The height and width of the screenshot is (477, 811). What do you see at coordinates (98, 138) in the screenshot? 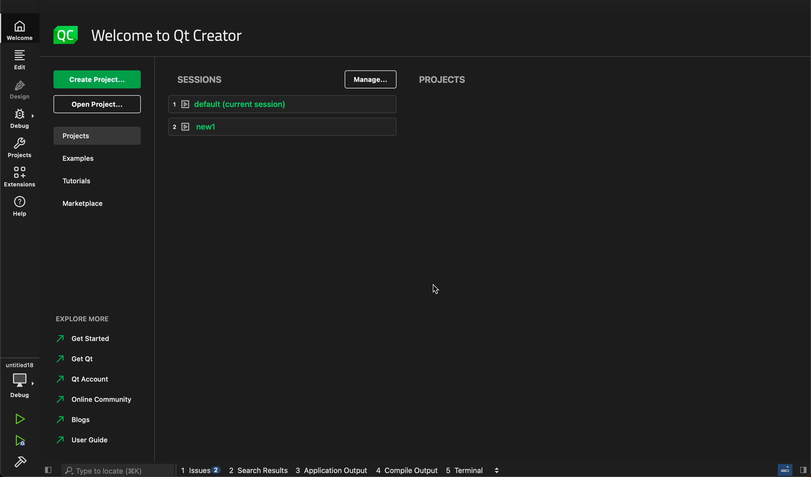
I see `project` at bounding box center [98, 138].